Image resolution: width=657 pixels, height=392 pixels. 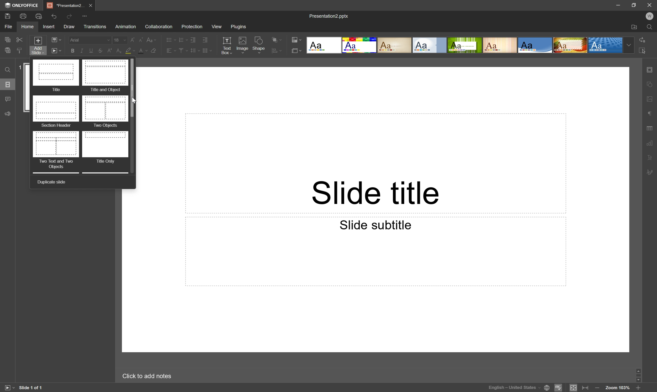 I want to click on Vertical align, so click(x=181, y=51).